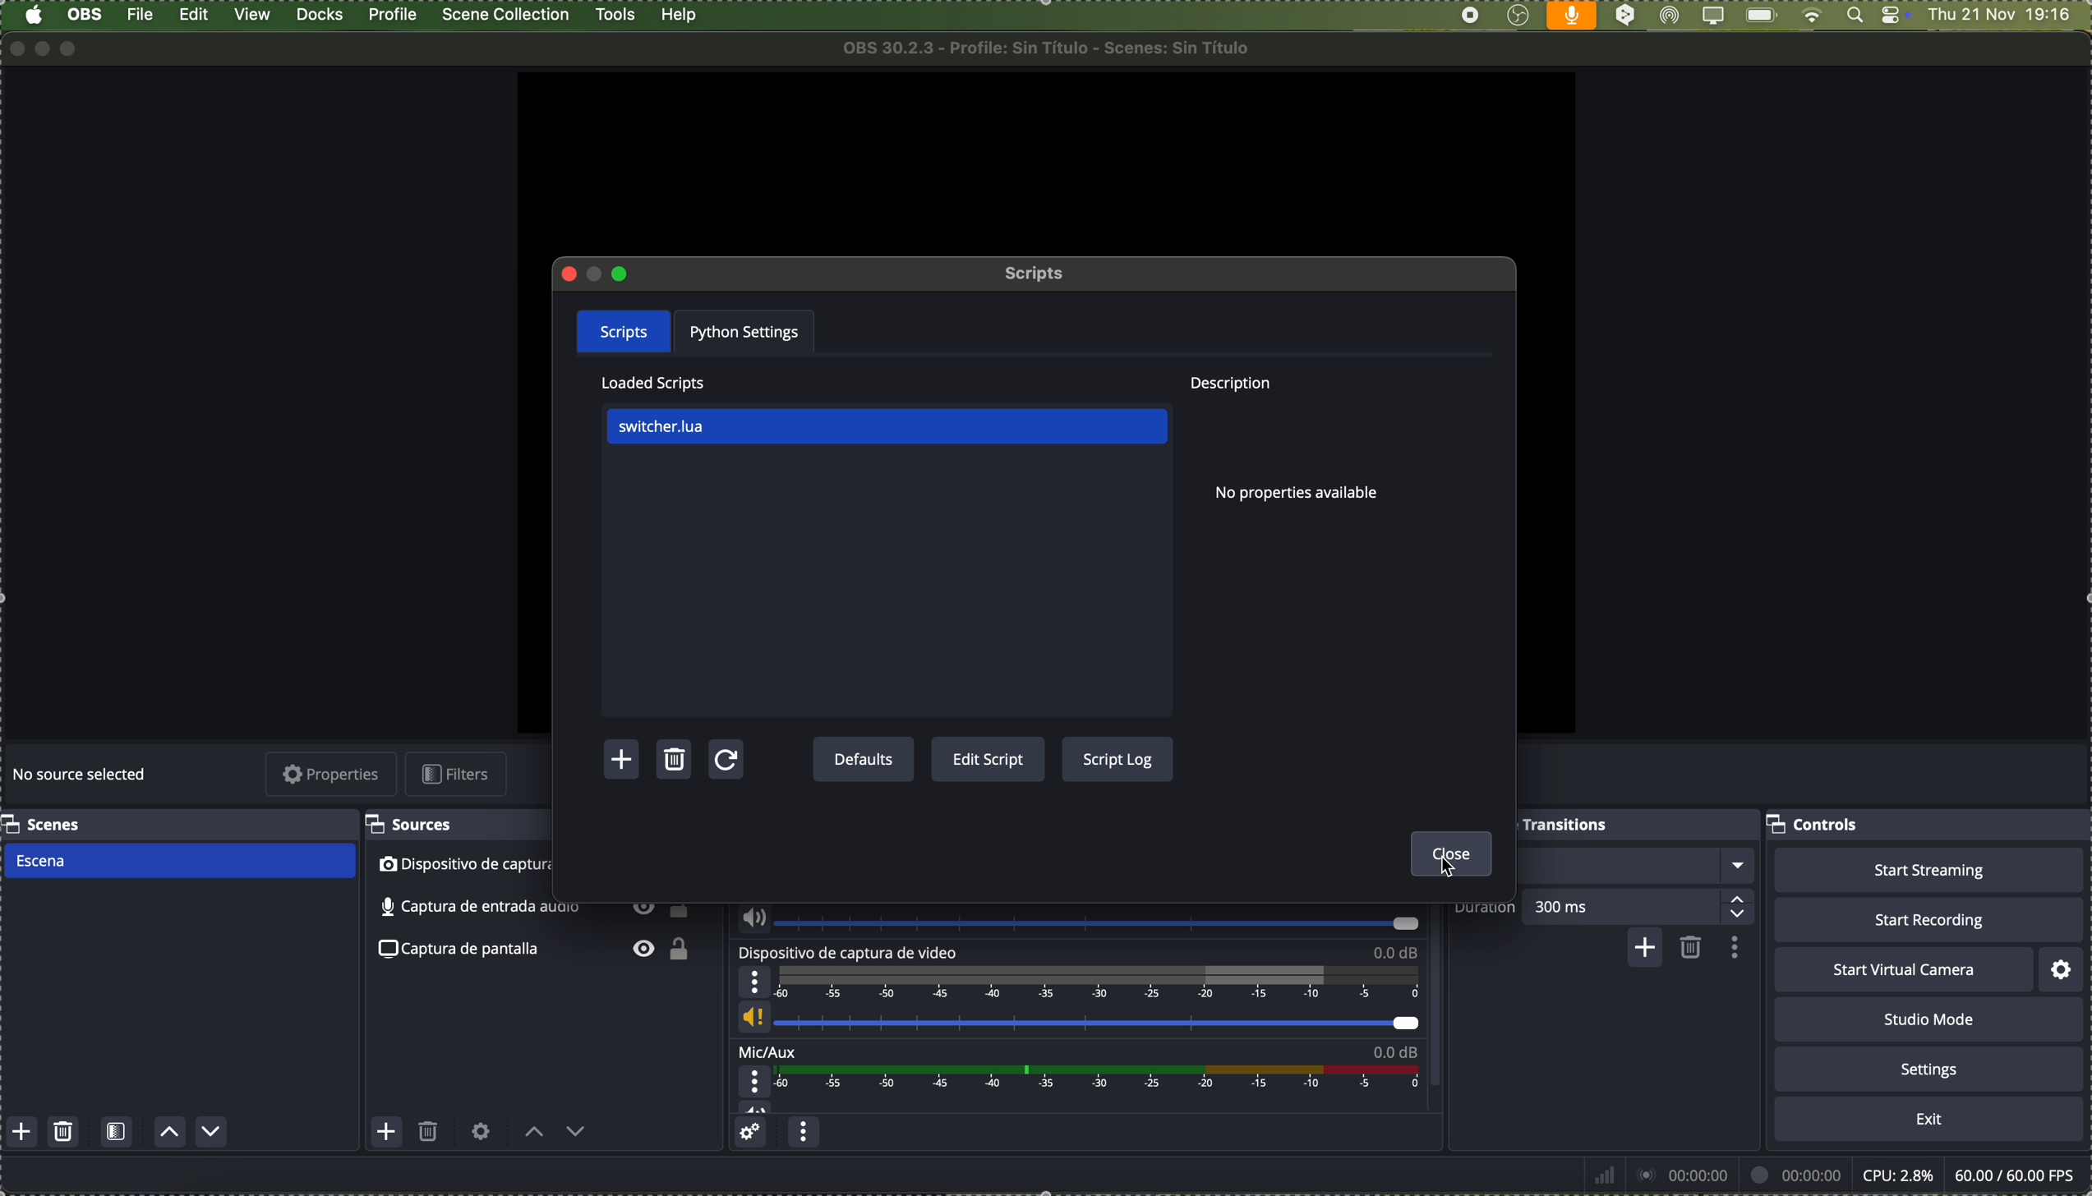 This screenshot has height=1196, width=2092. I want to click on docks, so click(320, 16).